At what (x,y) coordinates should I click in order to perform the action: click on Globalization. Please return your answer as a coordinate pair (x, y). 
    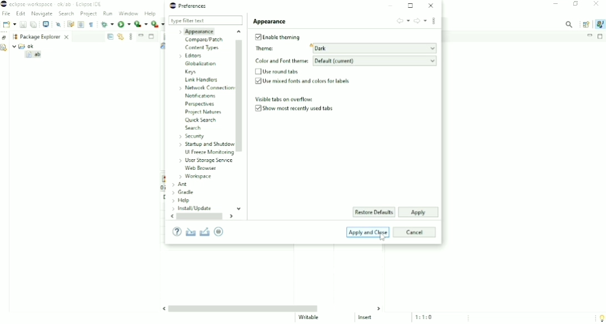
    Looking at the image, I should click on (201, 63).